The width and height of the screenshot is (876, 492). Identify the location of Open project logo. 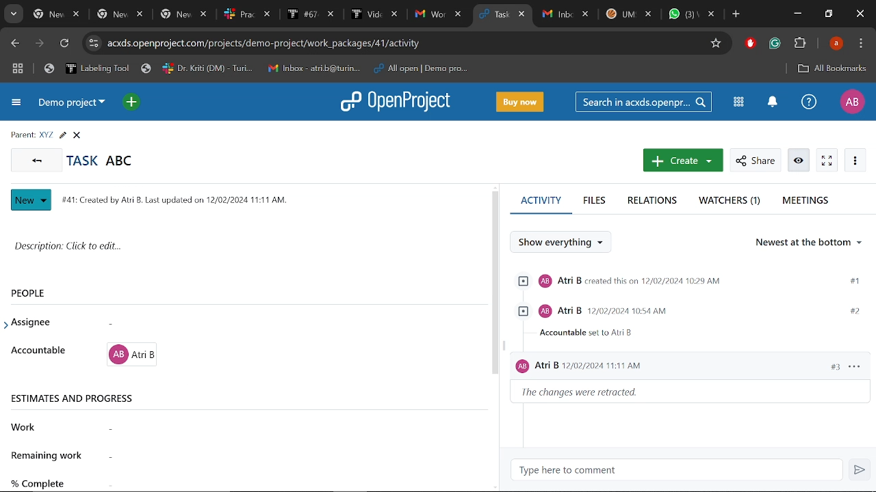
(399, 101).